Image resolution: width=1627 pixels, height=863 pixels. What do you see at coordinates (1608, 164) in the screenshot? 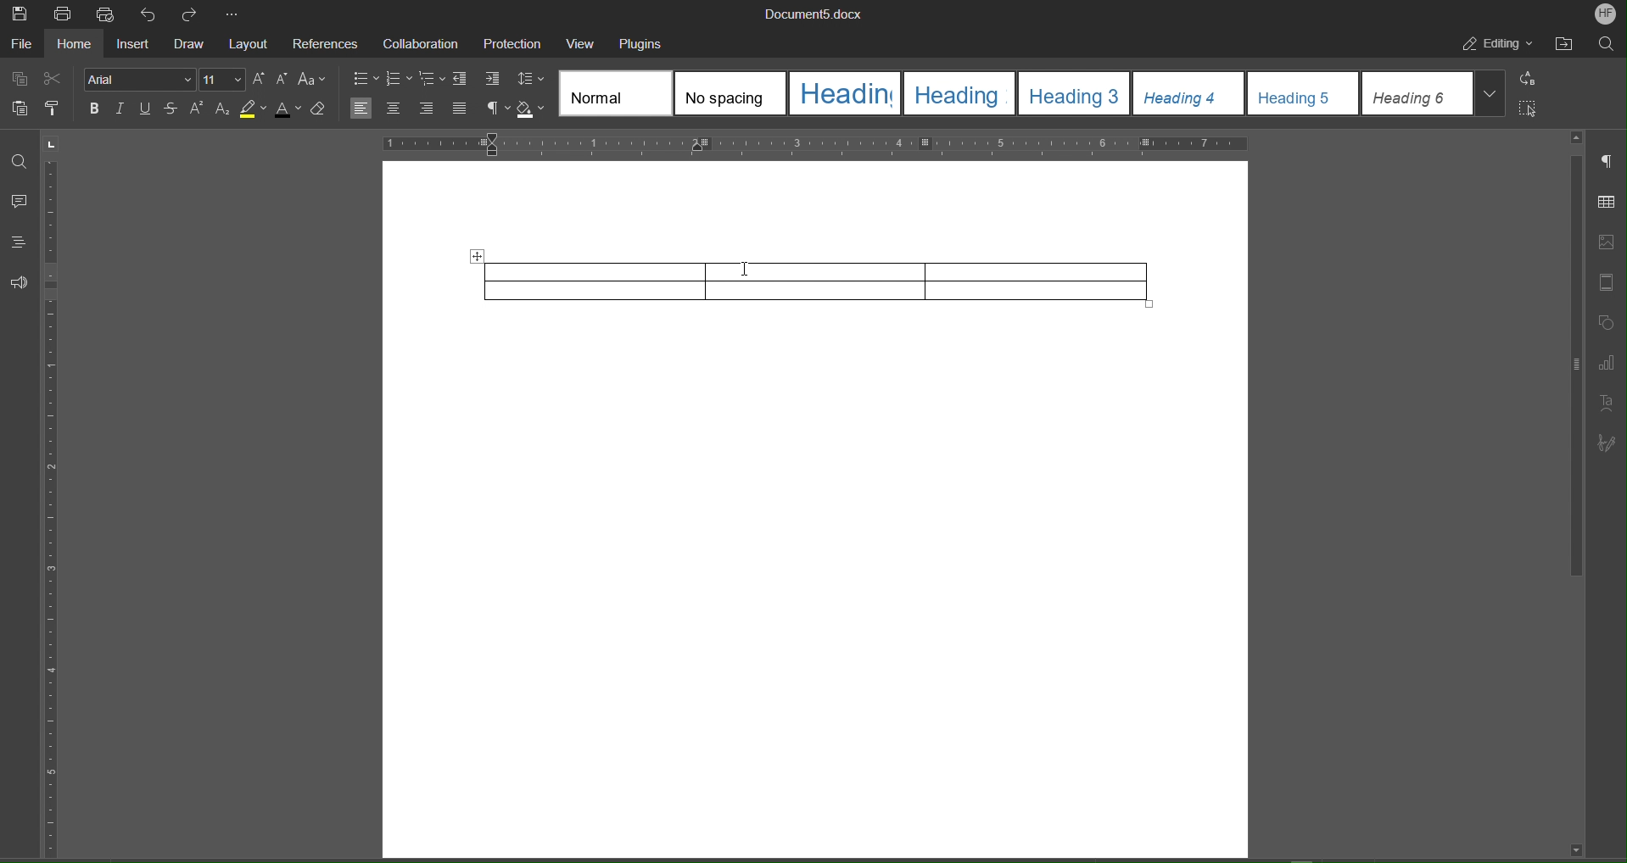
I see `Paragraph Settings` at bounding box center [1608, 164].